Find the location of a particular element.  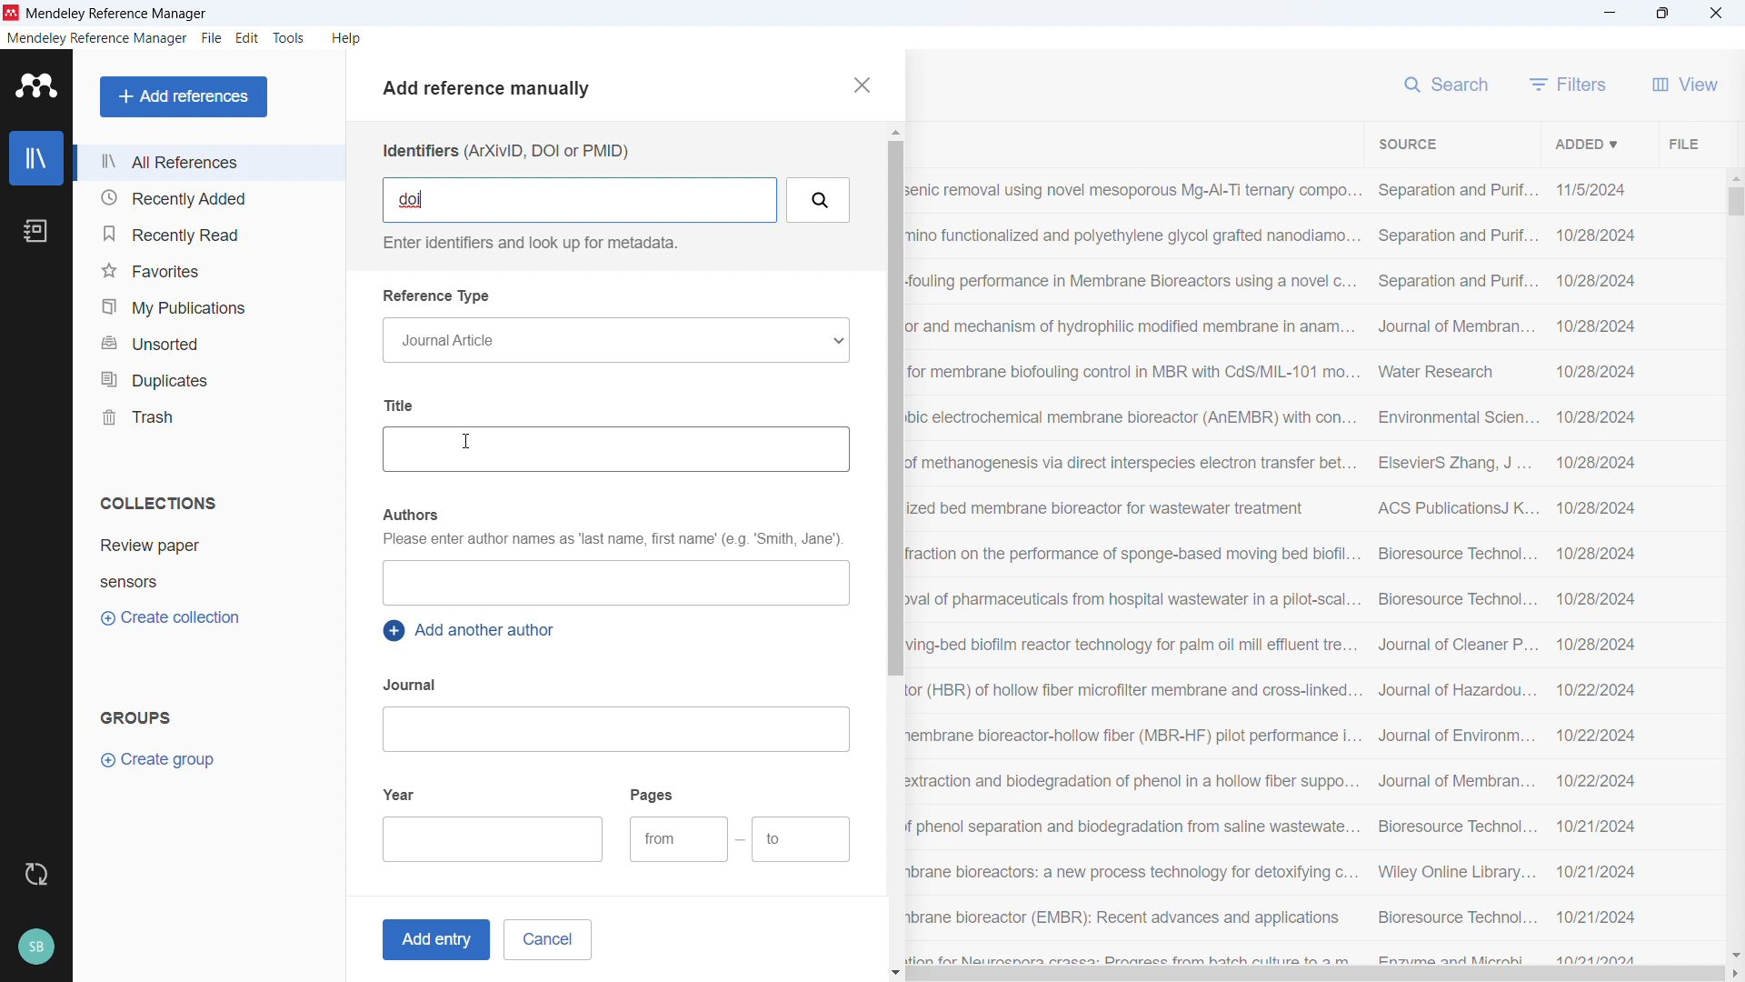

Tools  is located at coordinates (289, 38).